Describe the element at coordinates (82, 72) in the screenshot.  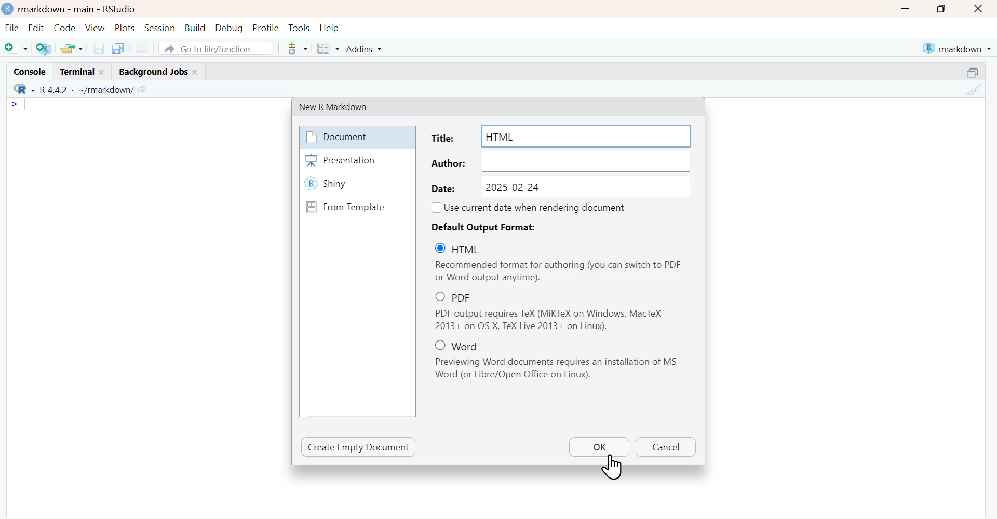
I see `terminal` at that location.